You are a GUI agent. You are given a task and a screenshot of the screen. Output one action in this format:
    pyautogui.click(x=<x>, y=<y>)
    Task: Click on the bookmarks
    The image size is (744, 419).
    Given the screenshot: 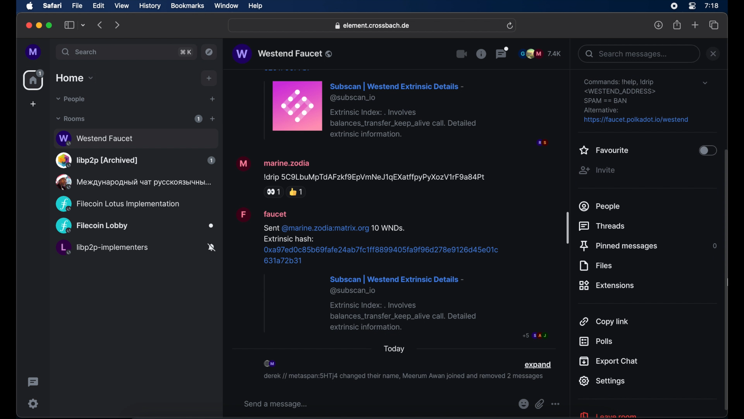 What is the action you would take?
    pyautogui.click(x=187, y=6)
    